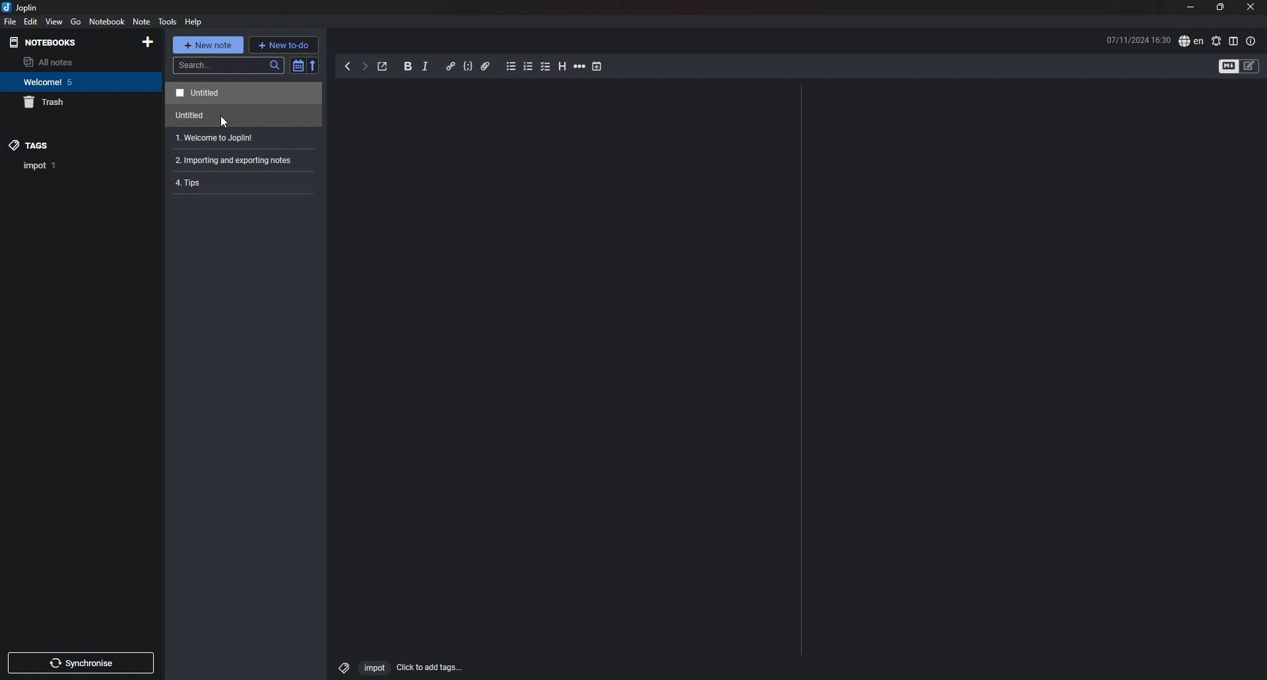 This screenshot has width=1267, height=680. I want to click on all notes, so click(63, 62).